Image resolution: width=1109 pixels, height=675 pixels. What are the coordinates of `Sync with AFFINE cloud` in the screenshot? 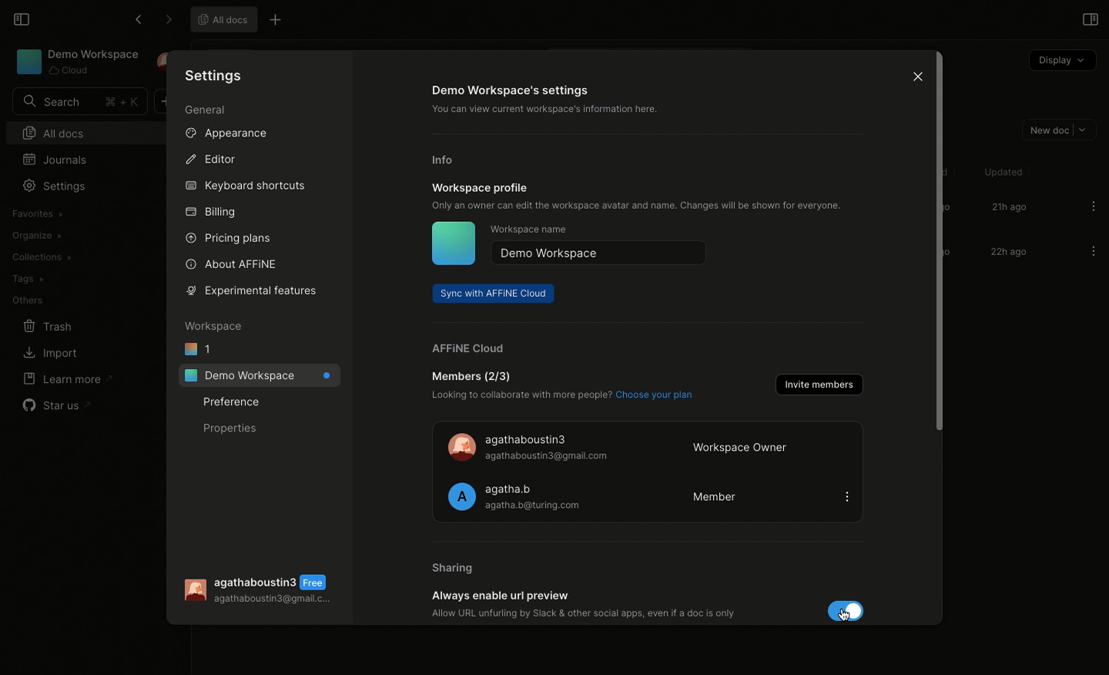 It's located at (494, 294).